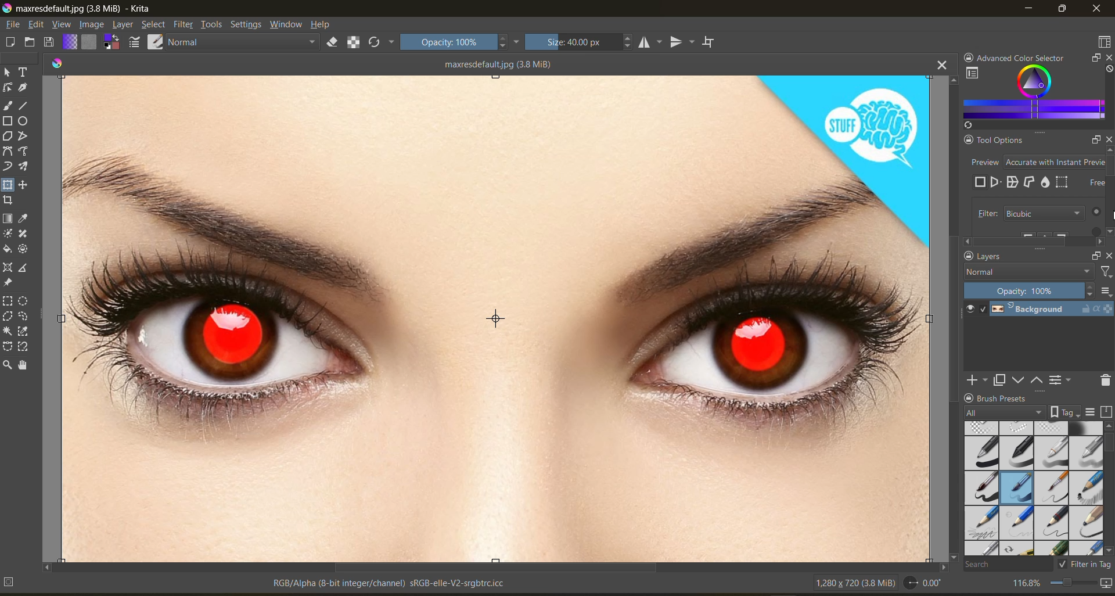  What do you see at coordinates (8, 88) in the screenshot?
I see `tool` at bounding box center [8, 88].